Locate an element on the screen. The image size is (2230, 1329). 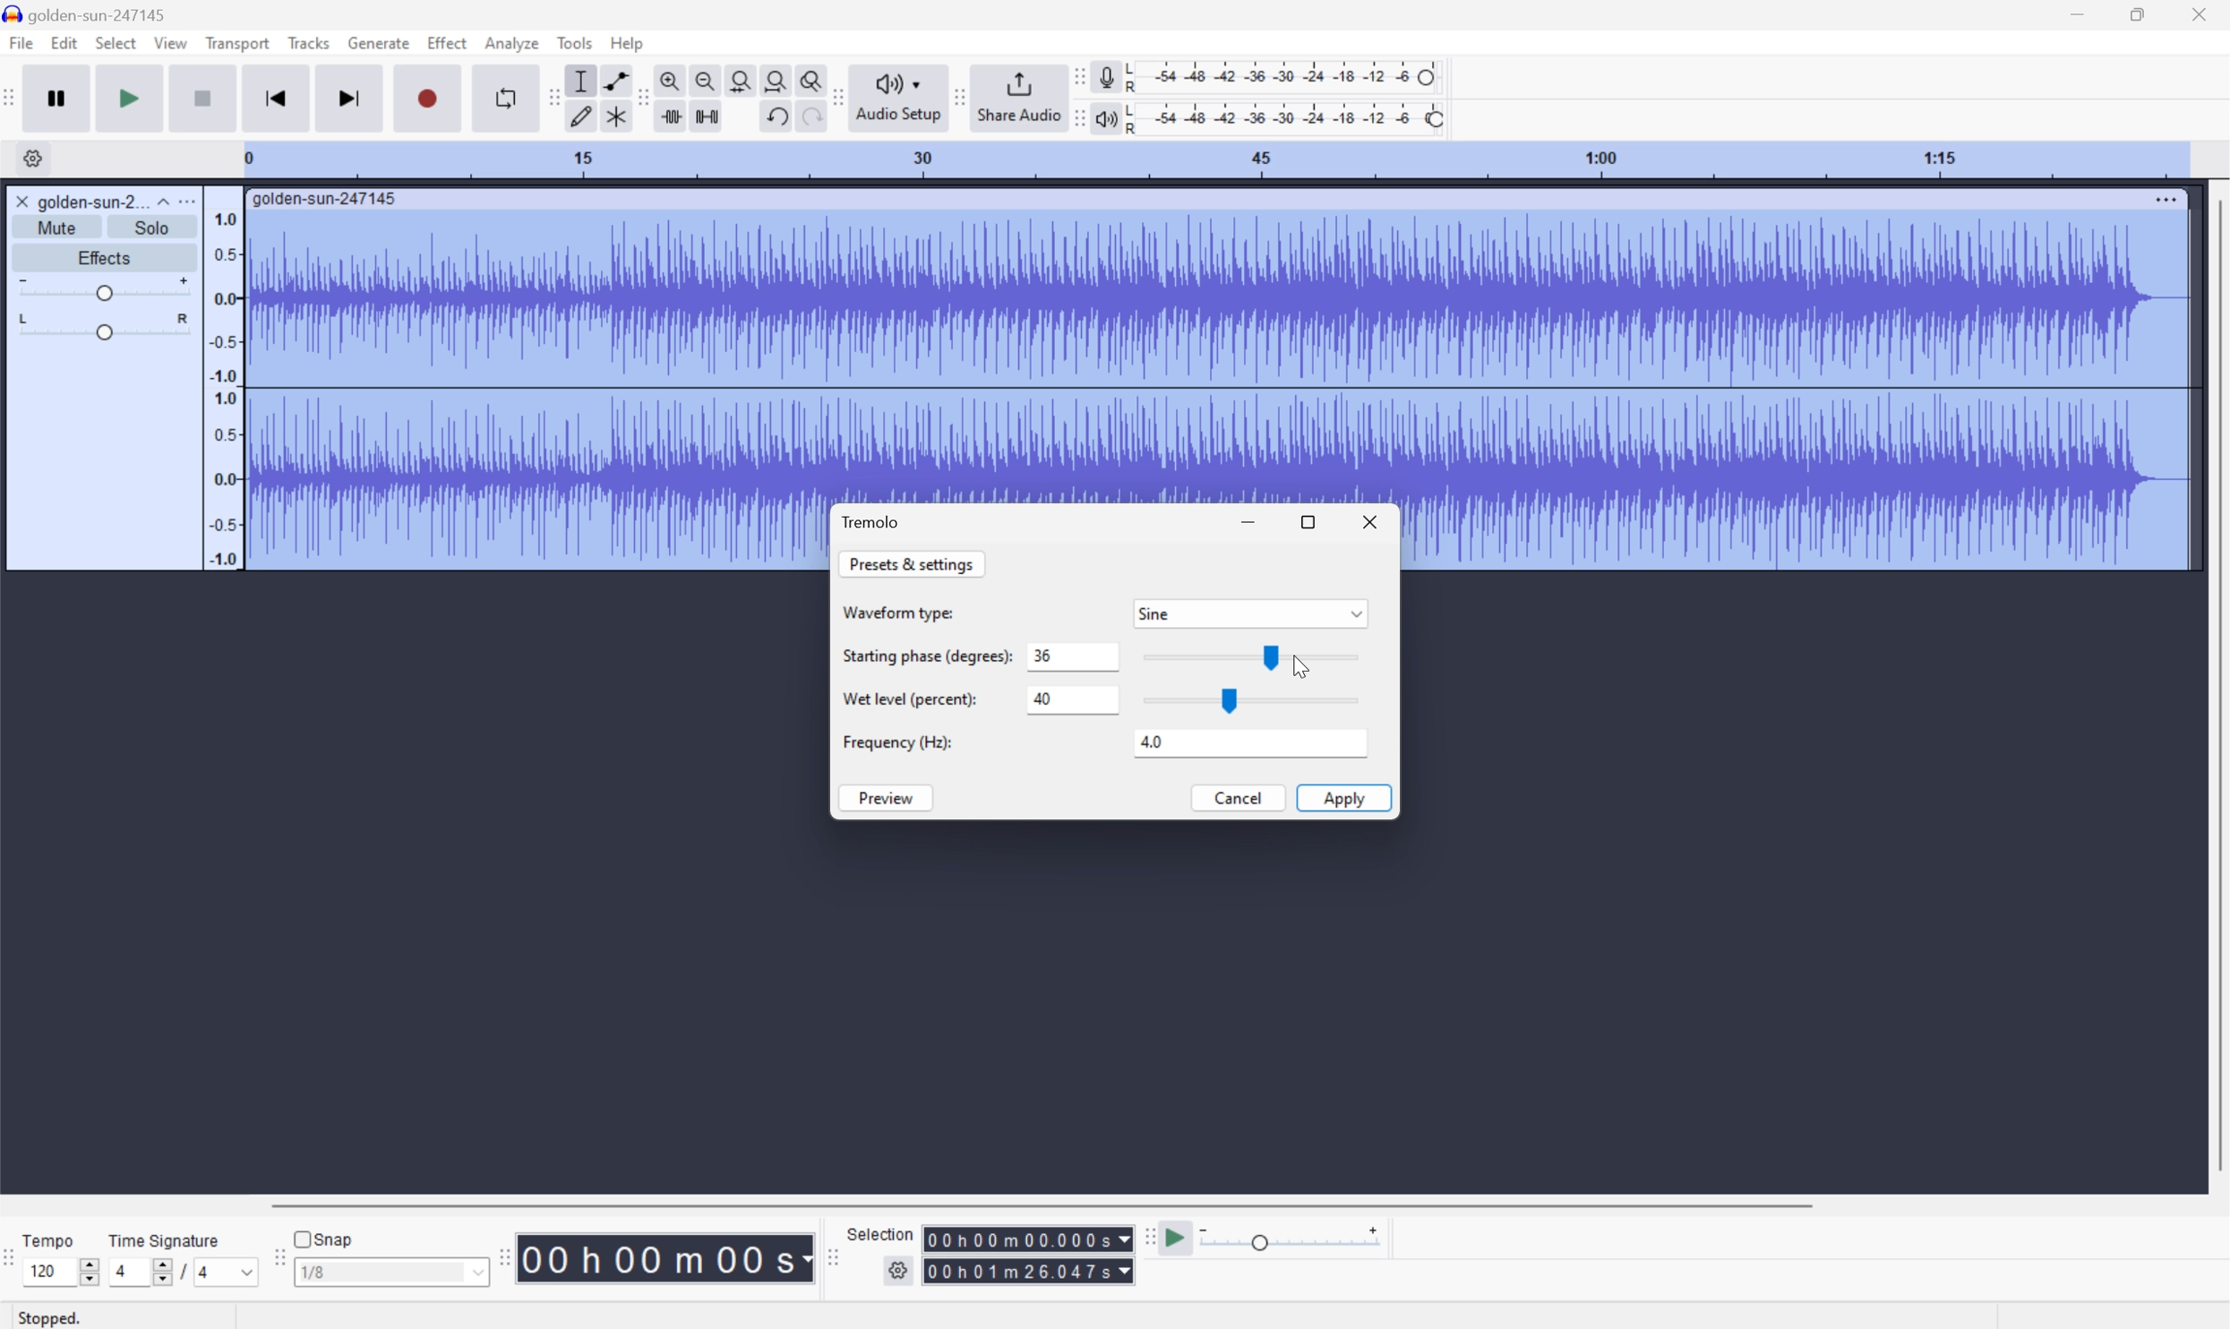
Waveform Type: is located at coordinates (904, 613).